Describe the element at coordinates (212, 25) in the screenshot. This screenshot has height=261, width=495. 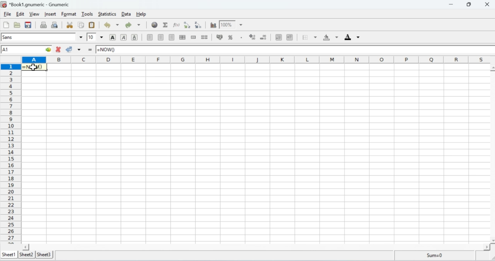
I see `Chart` at that location.